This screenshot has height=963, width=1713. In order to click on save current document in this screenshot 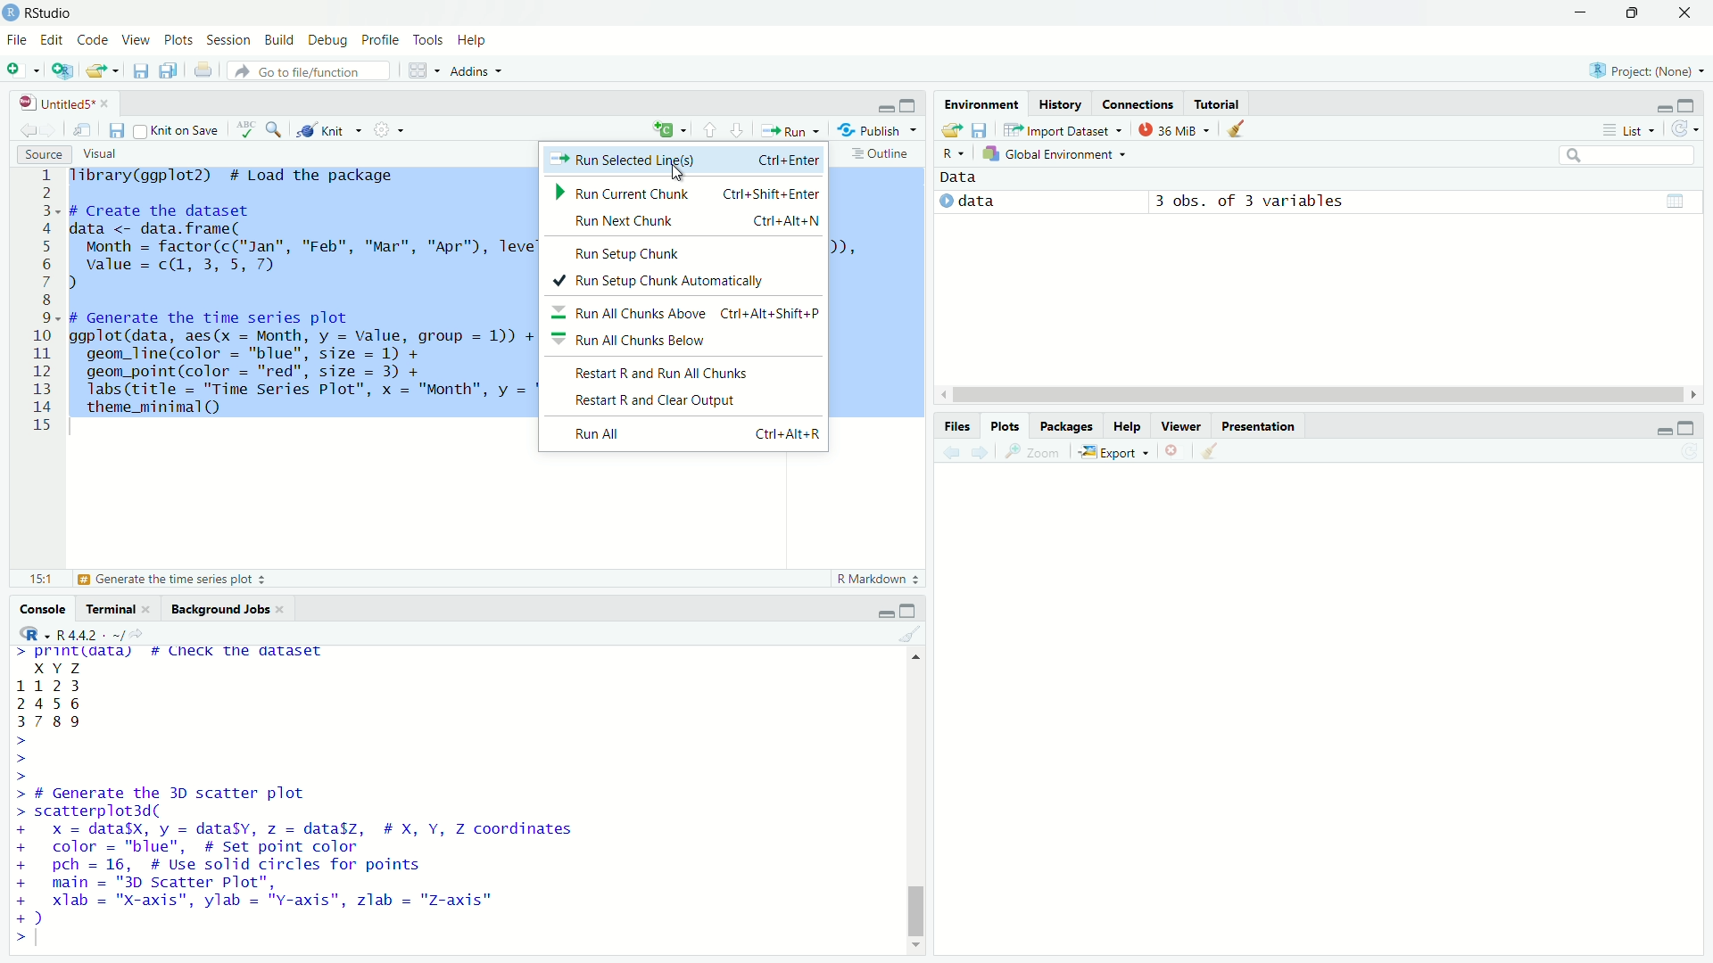, I will do `click(118, 129)`.